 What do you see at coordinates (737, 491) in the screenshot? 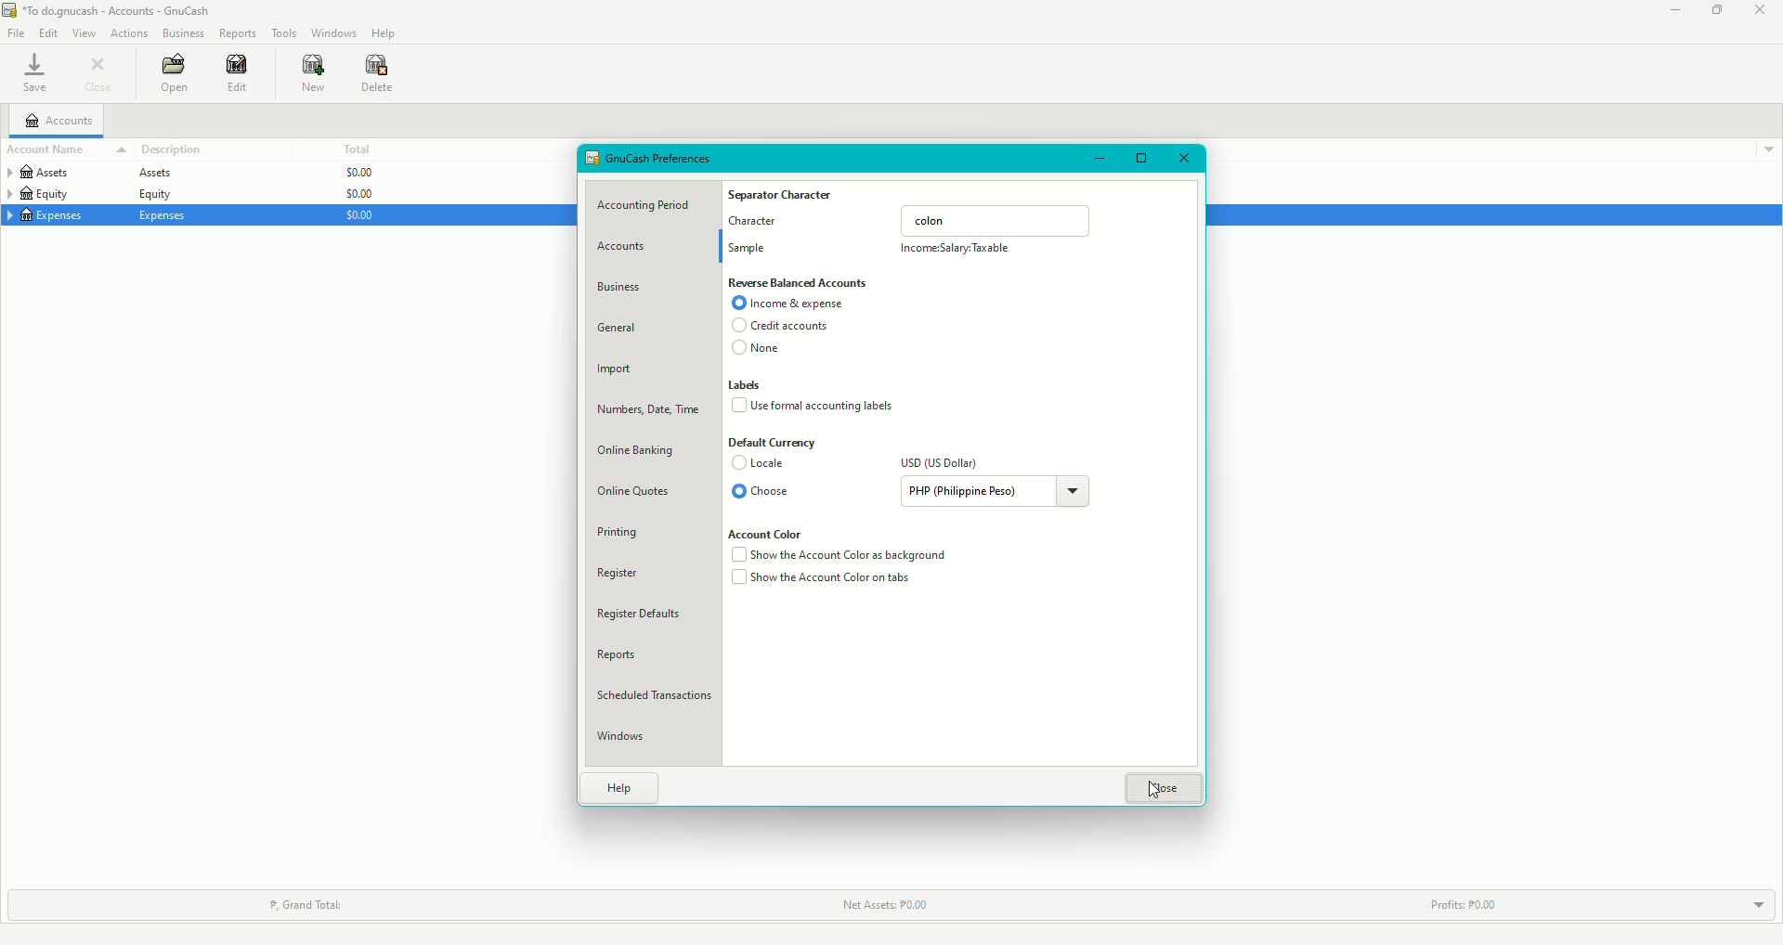
I see `Option selected` at bounding box center [737, 491].